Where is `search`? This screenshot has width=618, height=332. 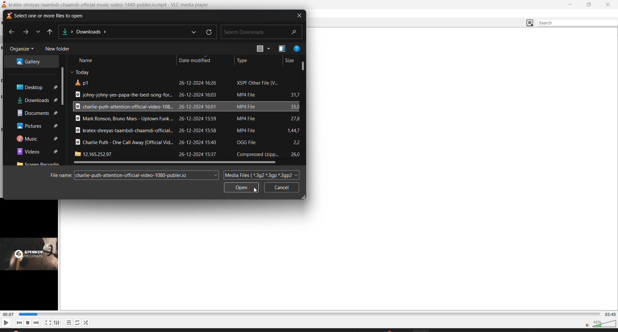 search is located at coordinates (573, 22).